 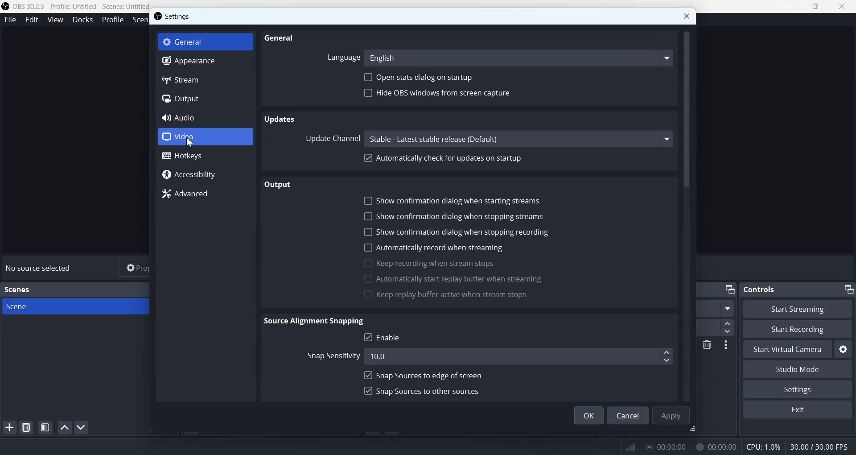 I want to click on Open Stats Dialog on startup, so click(x=419, y=77).